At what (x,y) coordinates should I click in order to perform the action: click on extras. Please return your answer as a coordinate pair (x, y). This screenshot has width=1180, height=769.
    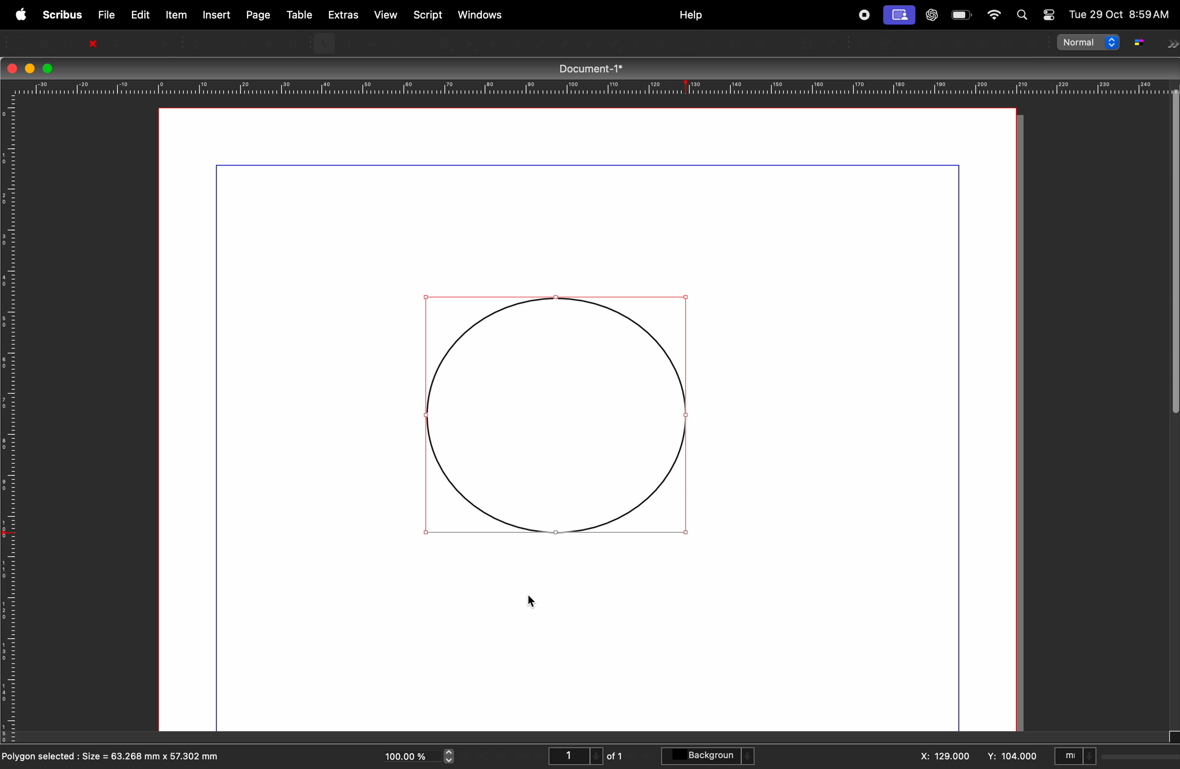
    Looking at the image, I should click on (344, 14).